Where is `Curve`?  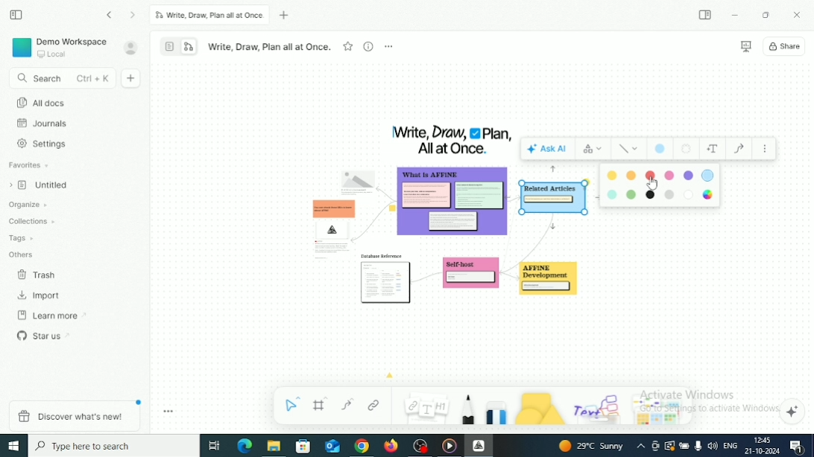 Curve is located at coordinates (347, 404).